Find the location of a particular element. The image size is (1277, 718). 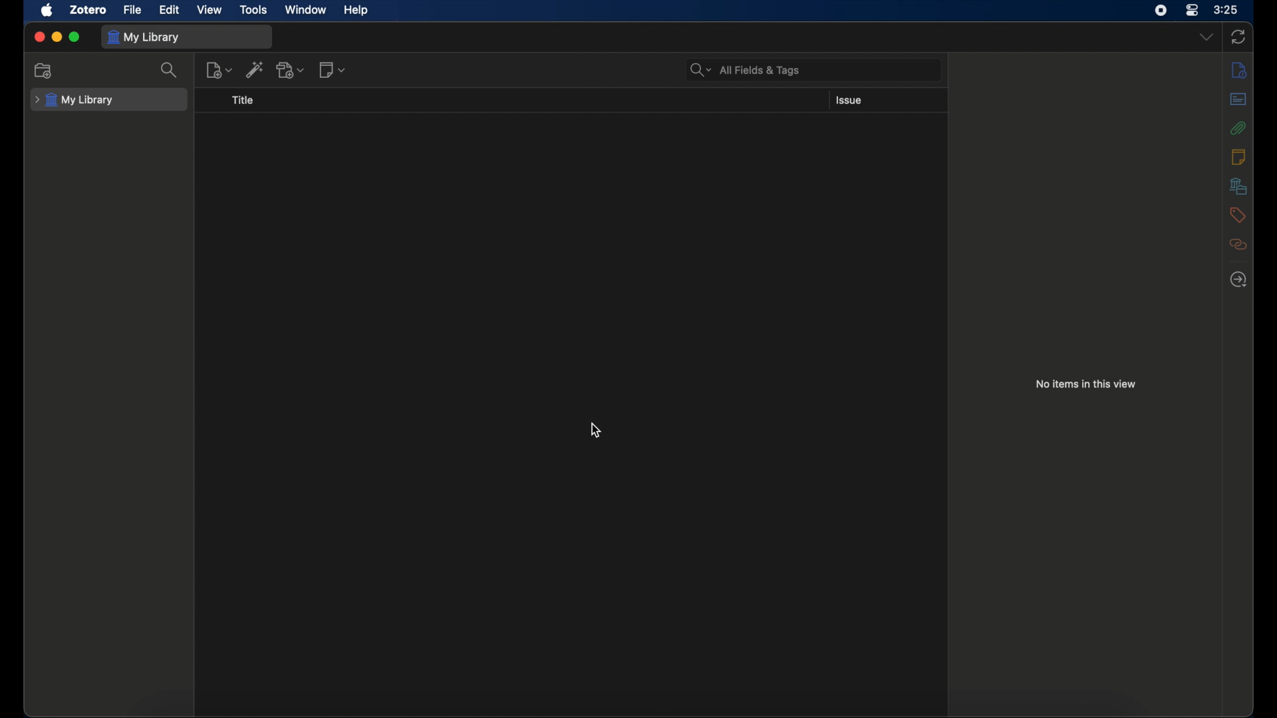

notes is located at coordinates (1238, 156).